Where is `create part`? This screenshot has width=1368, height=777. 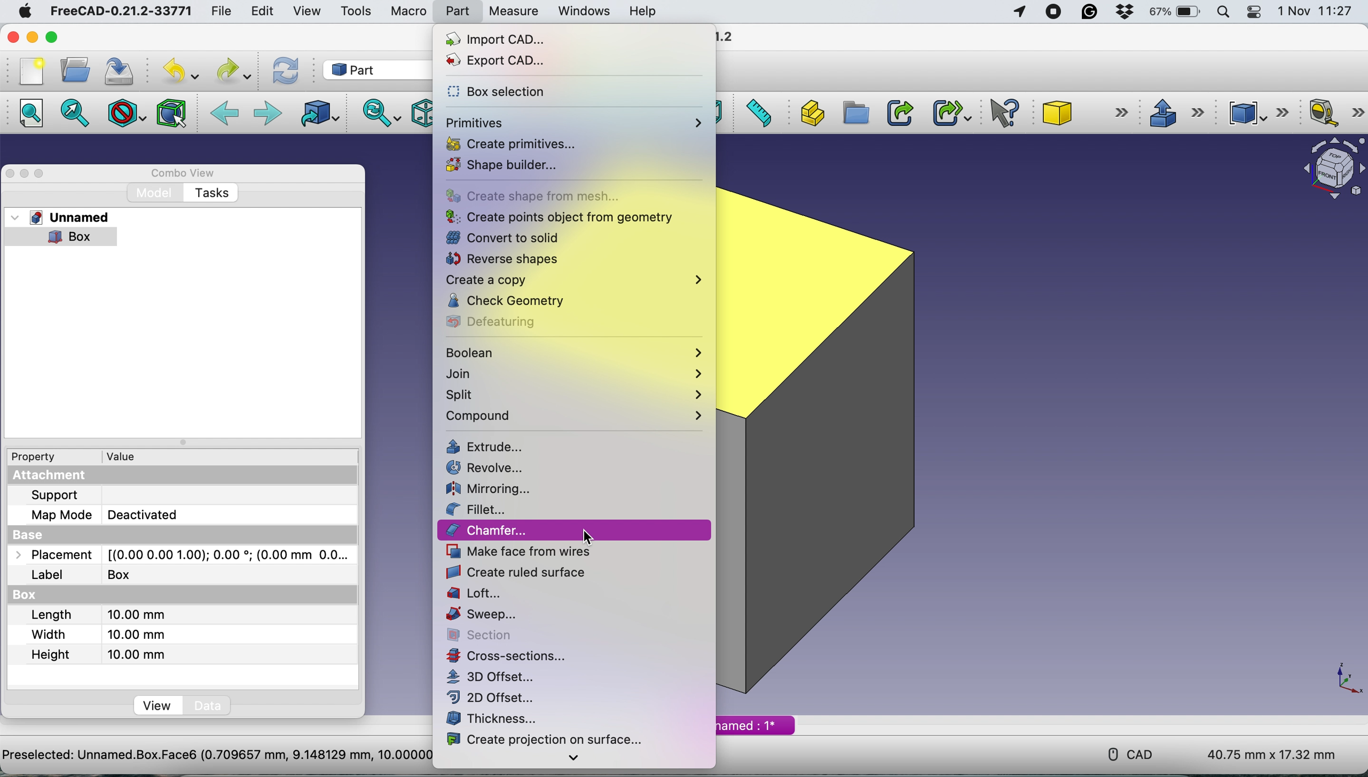 create part is located at coordinates (813, 113).